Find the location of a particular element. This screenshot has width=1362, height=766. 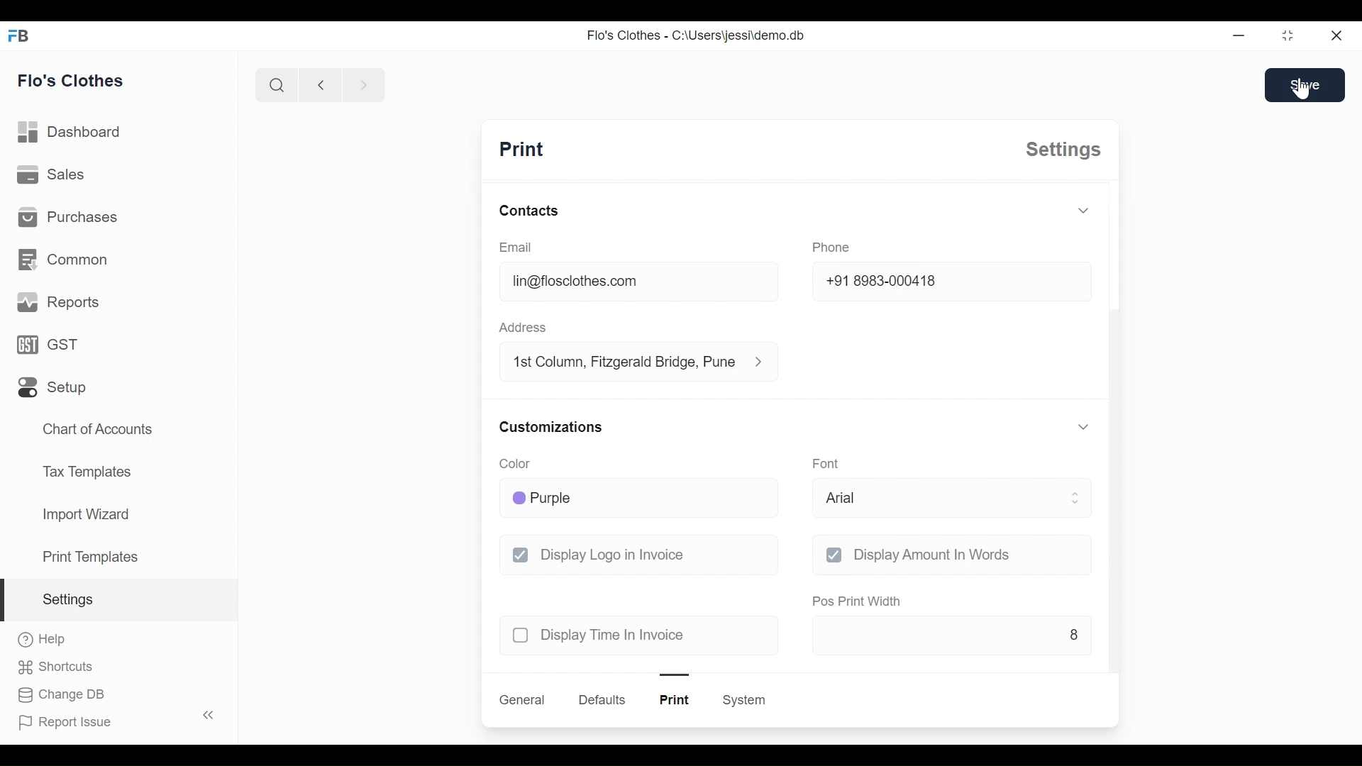

checkbox is located at coordinates (521, 555).